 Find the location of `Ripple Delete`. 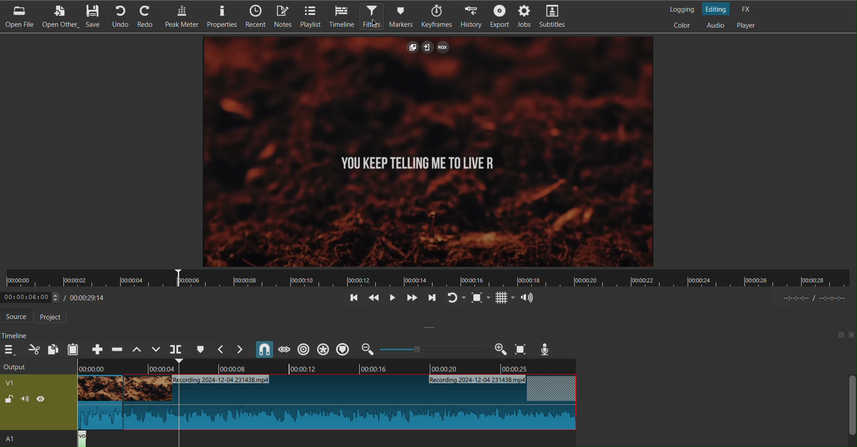

Ripple Delete is located at coordinates (117, 349).